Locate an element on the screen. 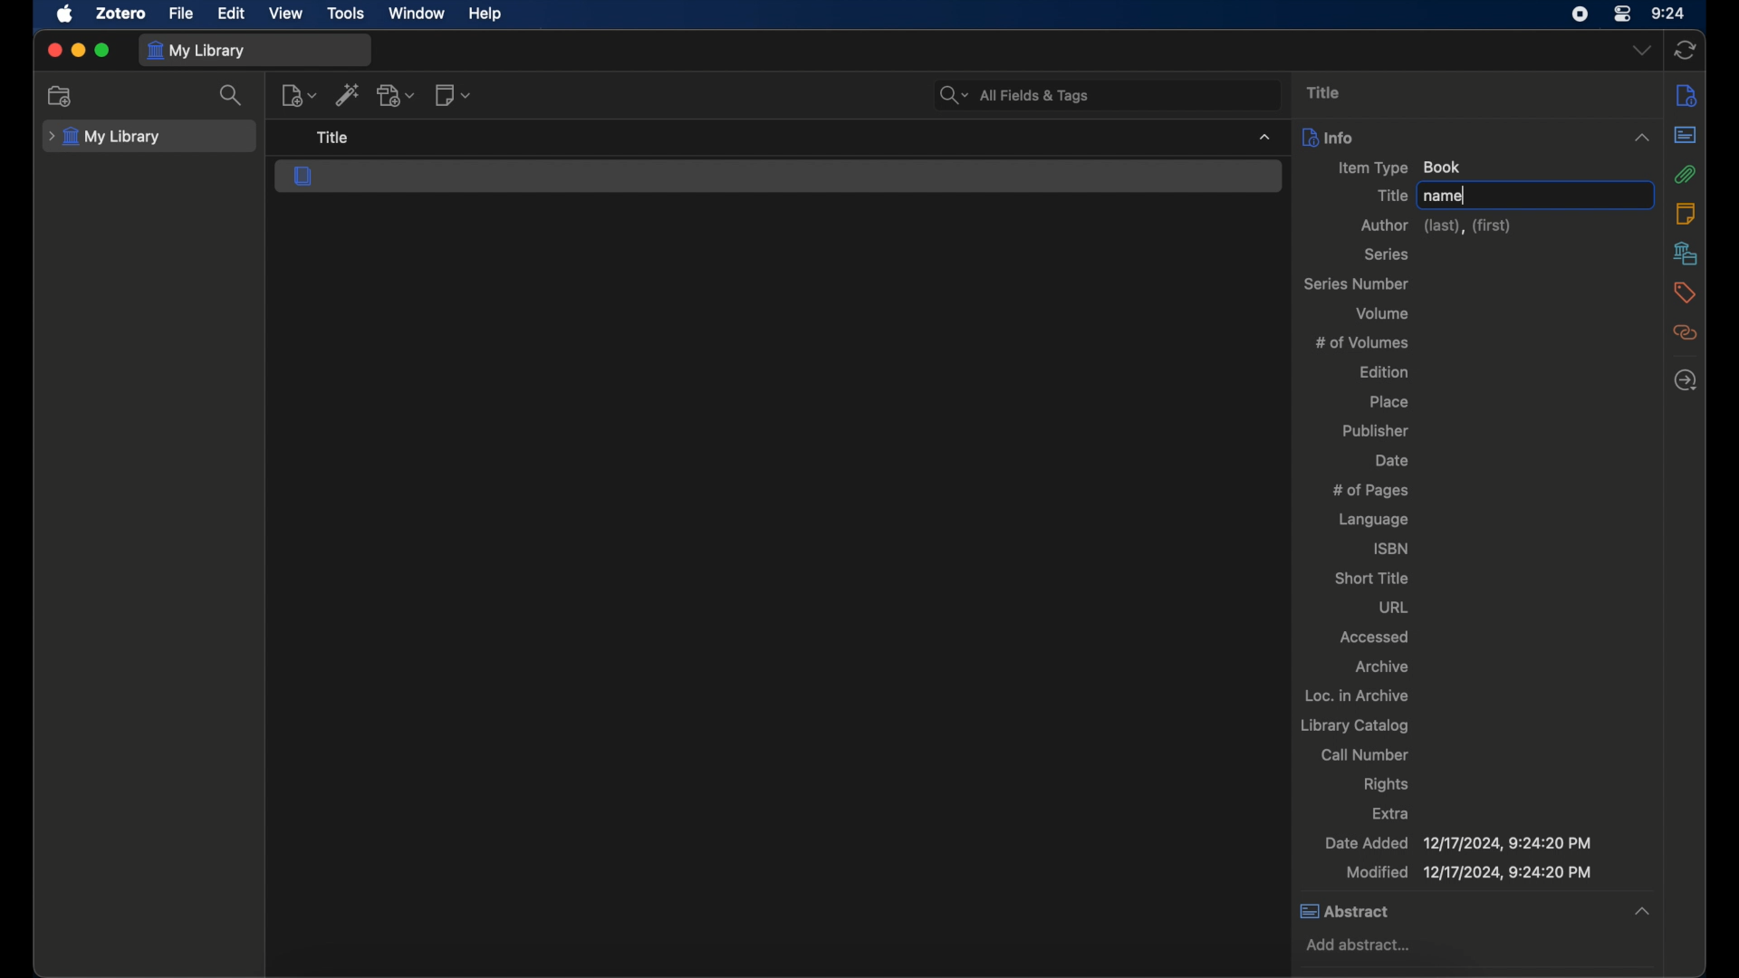  notes is located at coordinates (1686, 212).